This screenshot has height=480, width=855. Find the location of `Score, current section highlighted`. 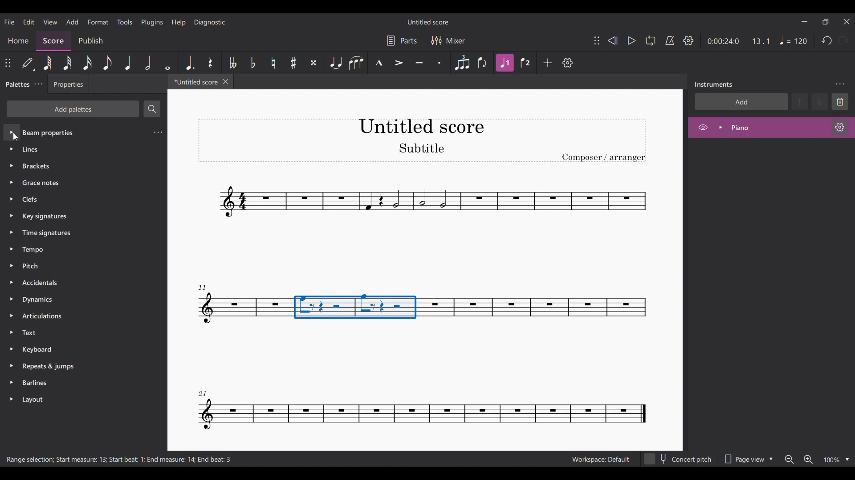

Score, current section highlighted is located at coordinates (53, 39).